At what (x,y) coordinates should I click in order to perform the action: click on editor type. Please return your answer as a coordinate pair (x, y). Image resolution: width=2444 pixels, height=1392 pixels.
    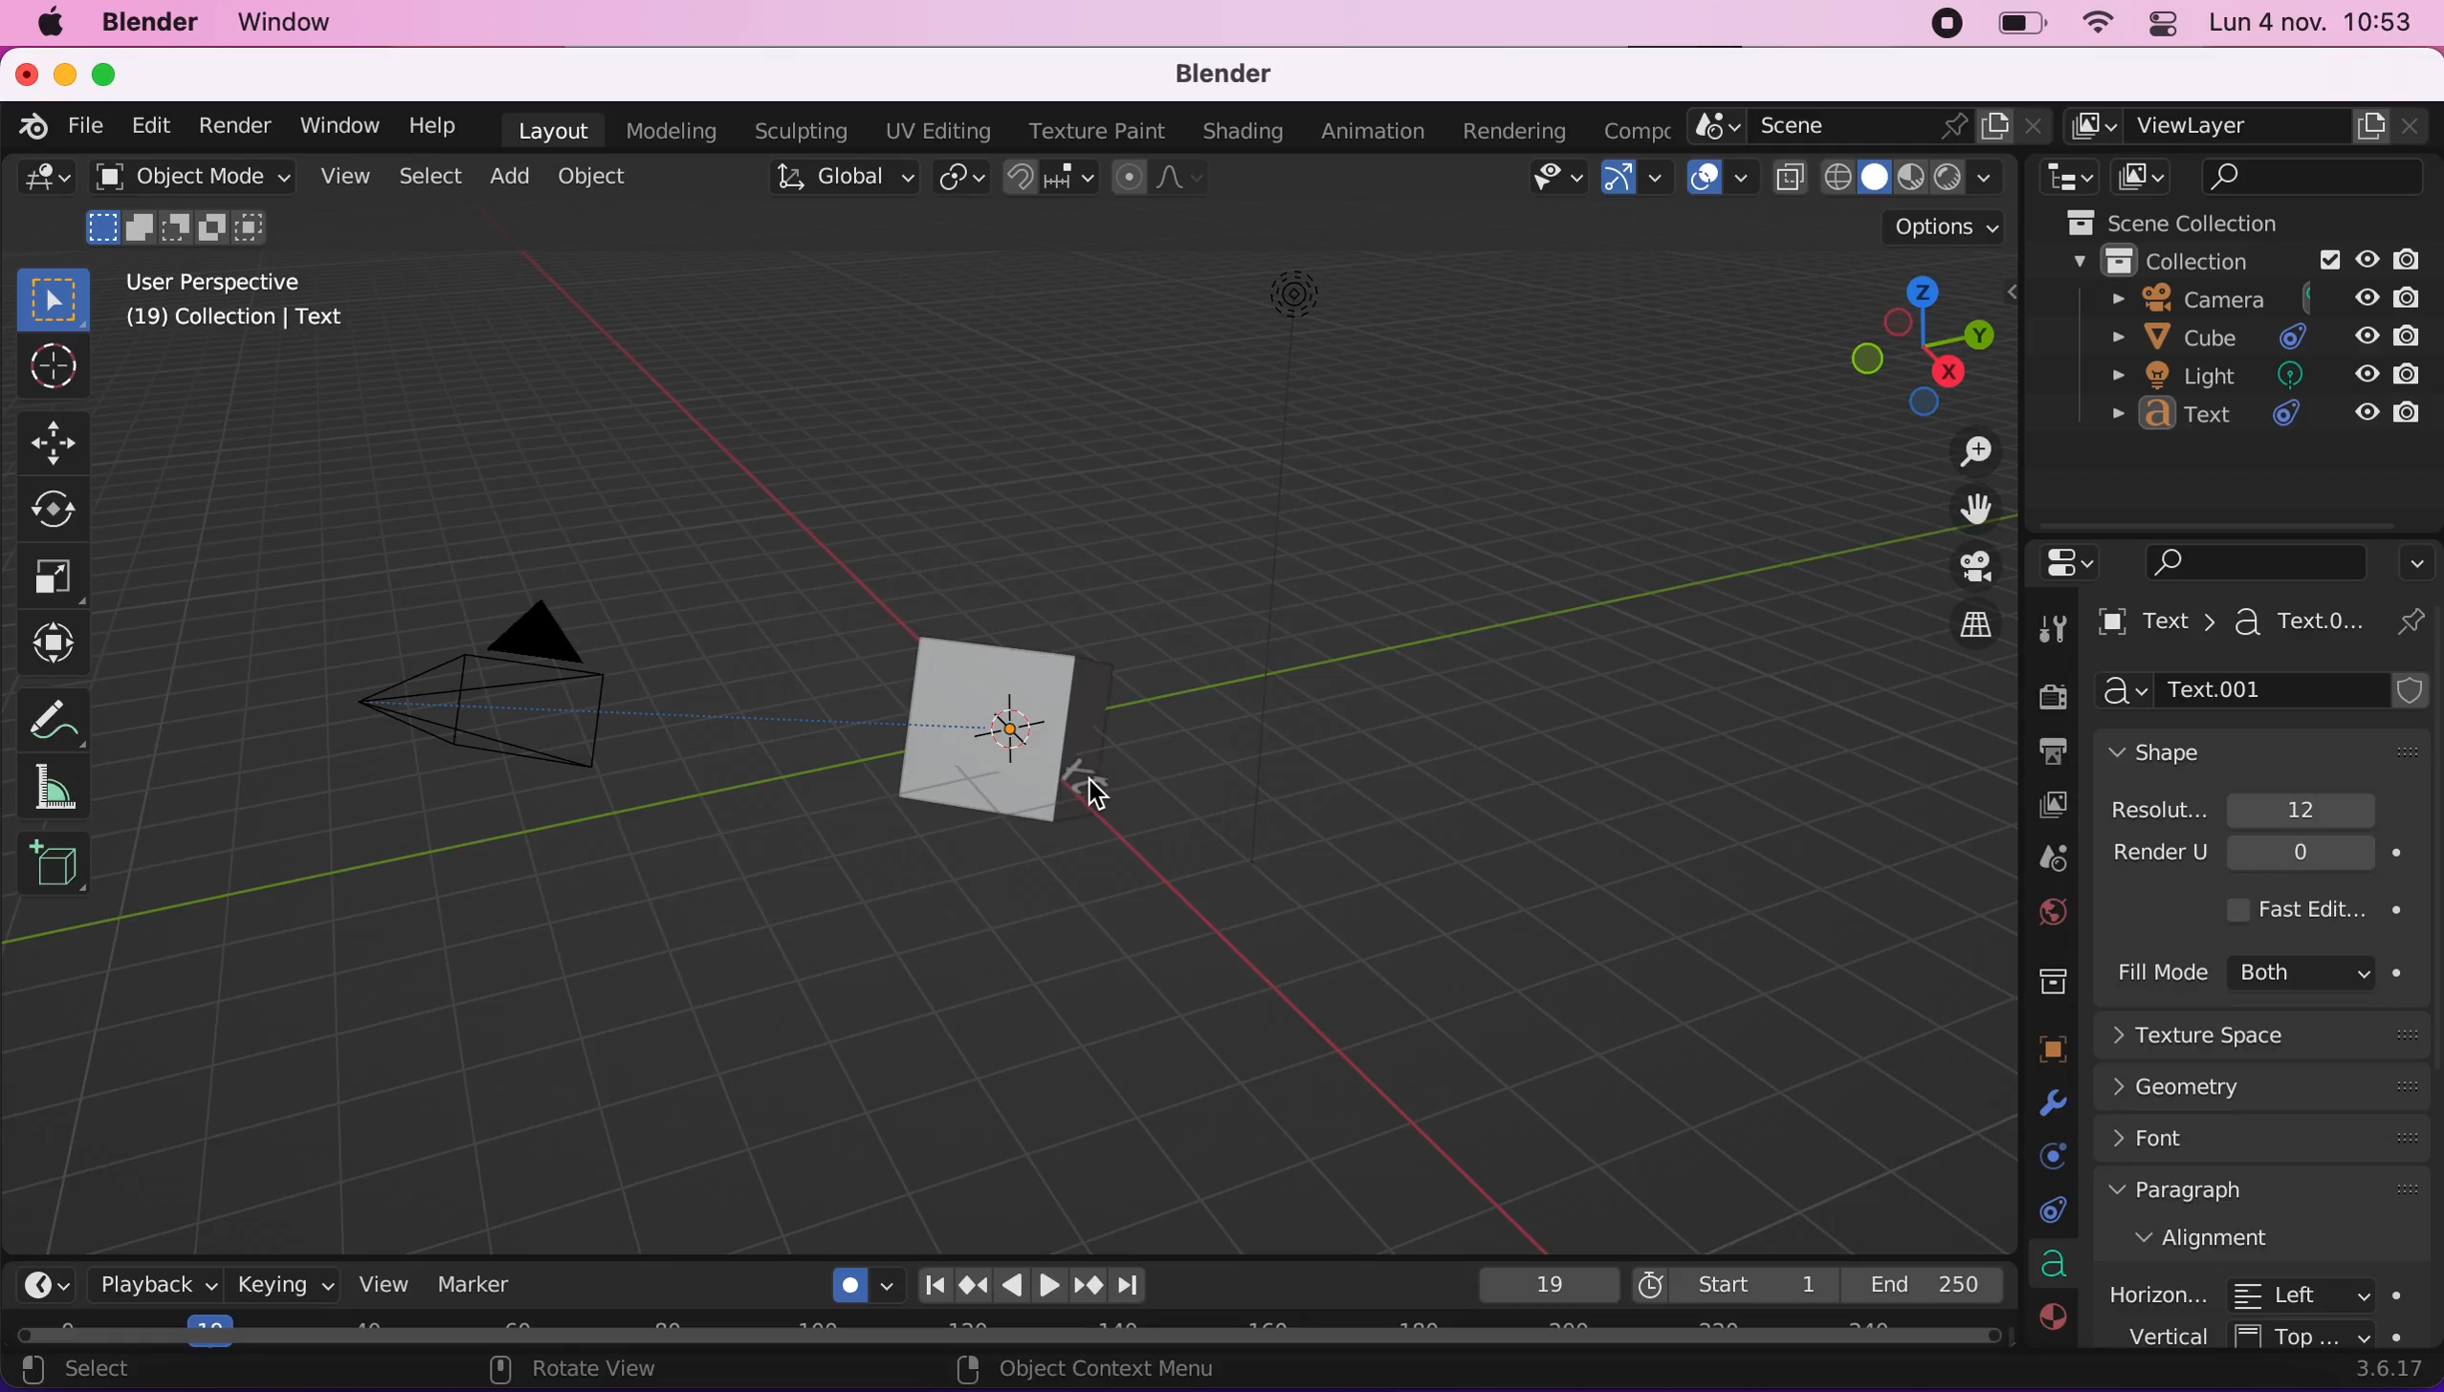
    Looking at the image, I should click on (49, 1280).